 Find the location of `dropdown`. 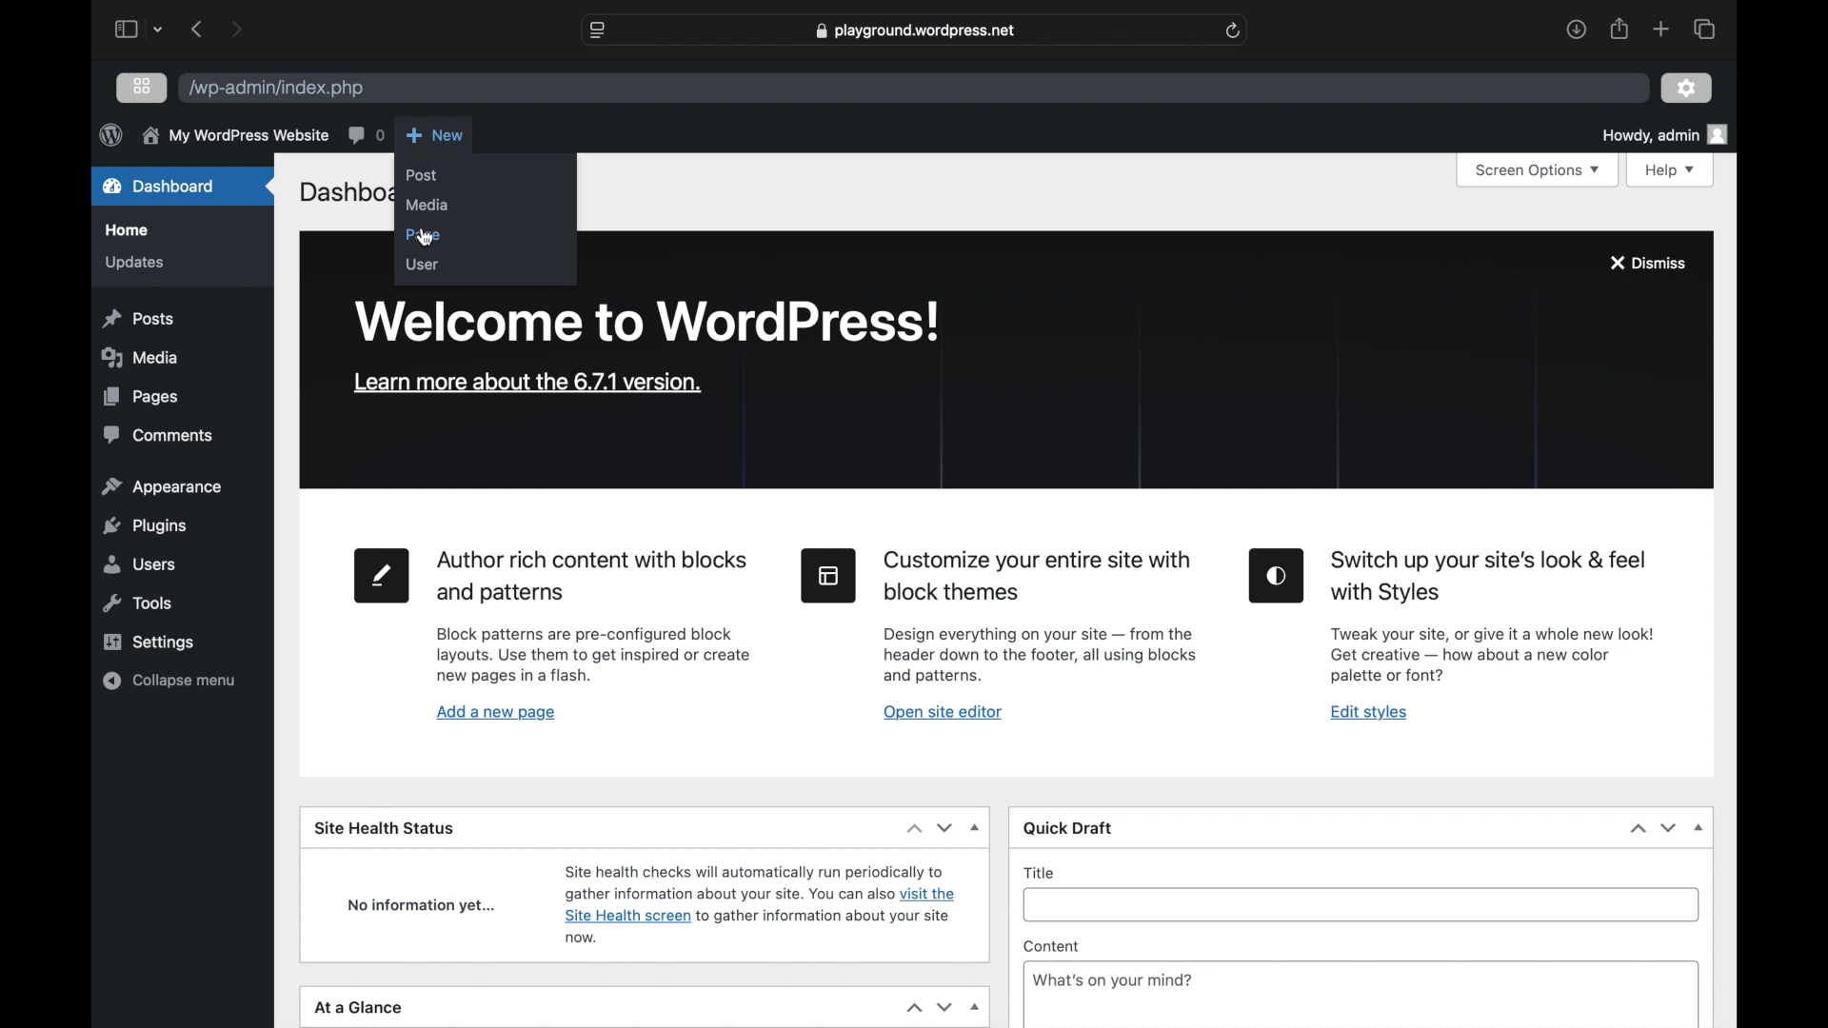

dropdown is located at coordinates (1699, 827).